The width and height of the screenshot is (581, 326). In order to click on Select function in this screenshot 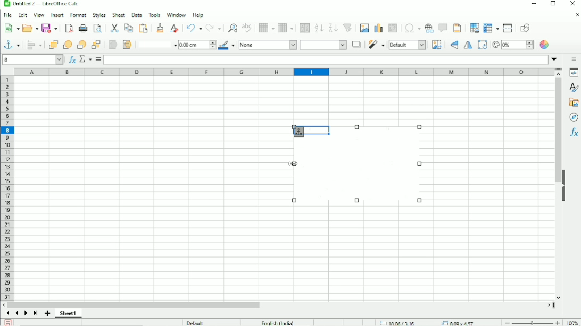, I will do `click(85, 59)`.